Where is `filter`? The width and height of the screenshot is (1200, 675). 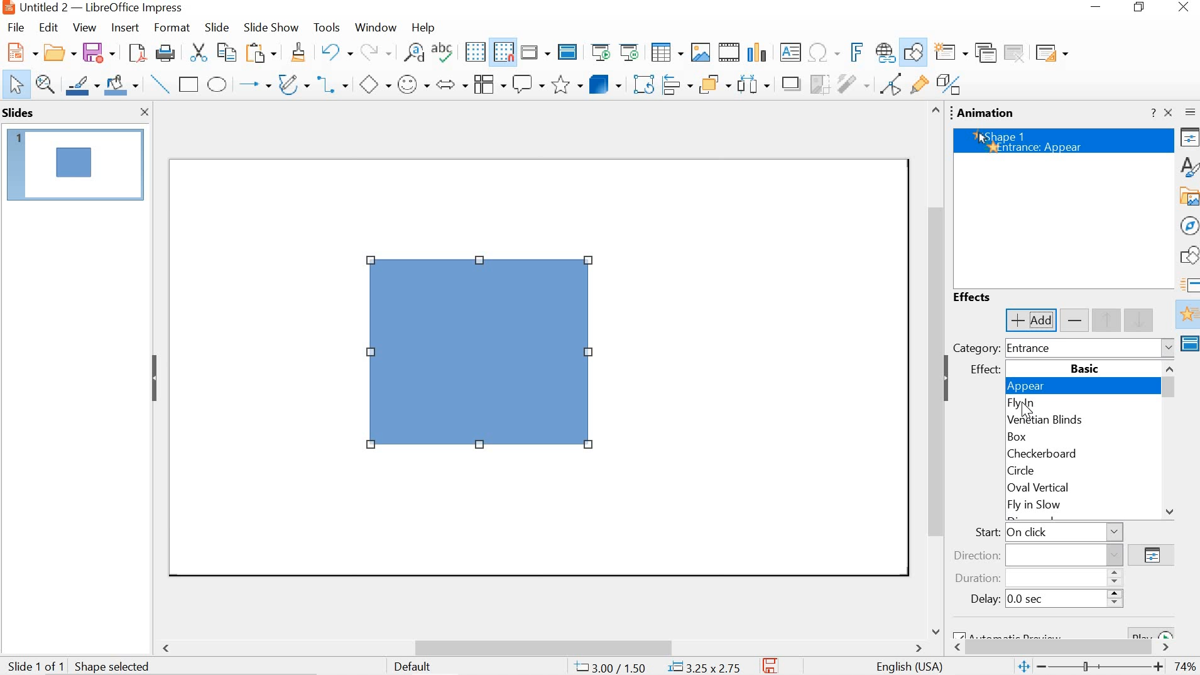
filter is located at coordinates (853, 82).